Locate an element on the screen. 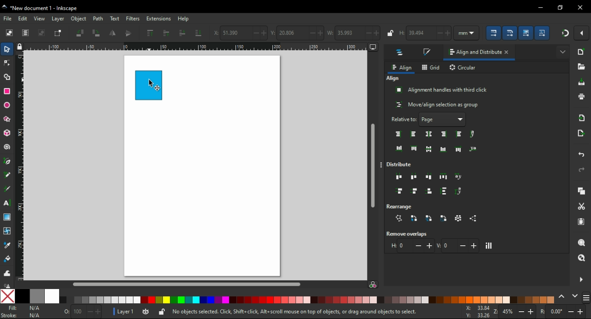 The image size is (591, 319). color options is located at coordinates (586, 298).